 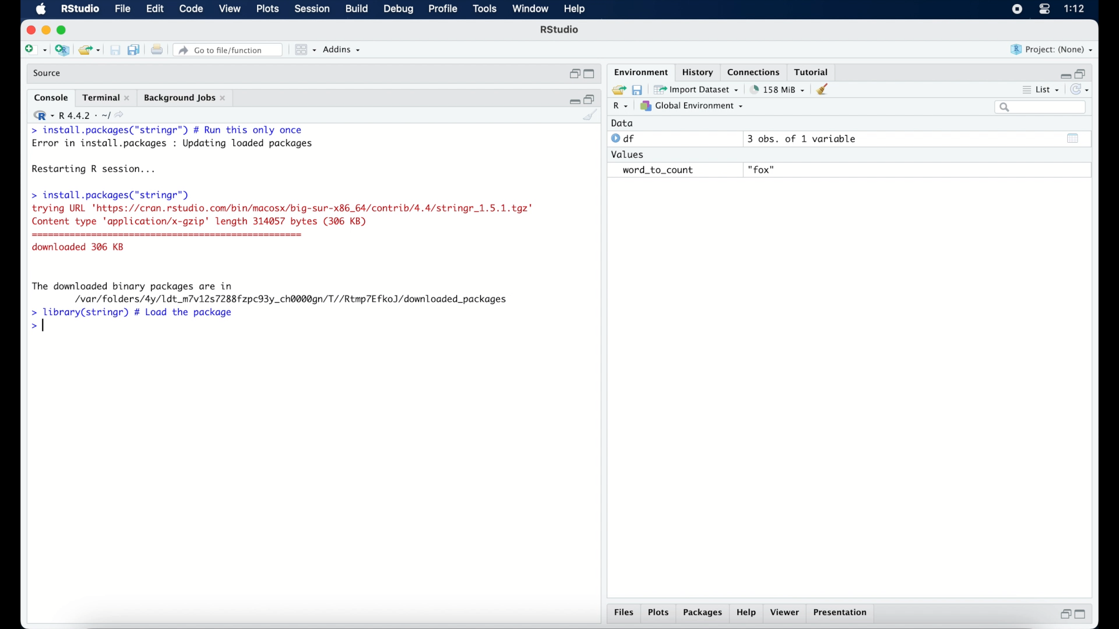 What do you see at coordinates (640, 71) in the screenshot?
I see `environment` at bounding box center [640, 71].